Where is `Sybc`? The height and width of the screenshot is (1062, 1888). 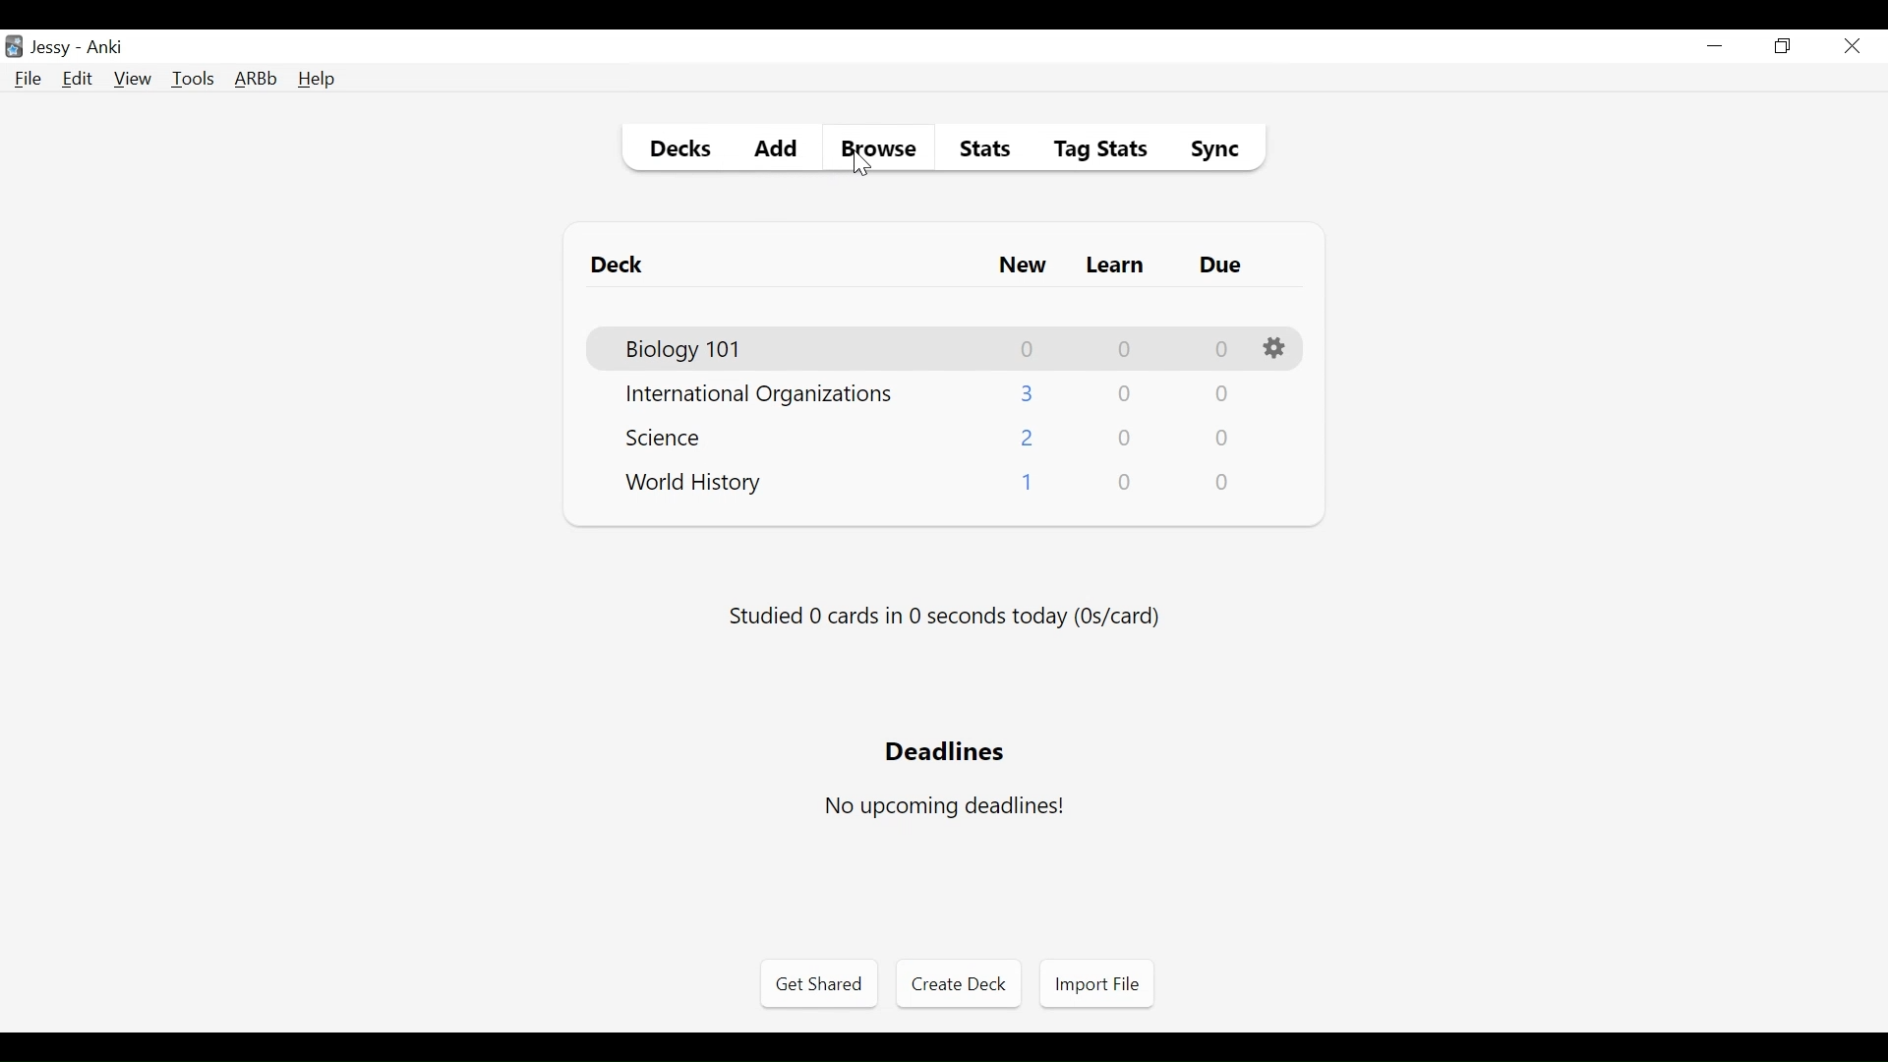 Sybc is located at coordinates (1208, 151).